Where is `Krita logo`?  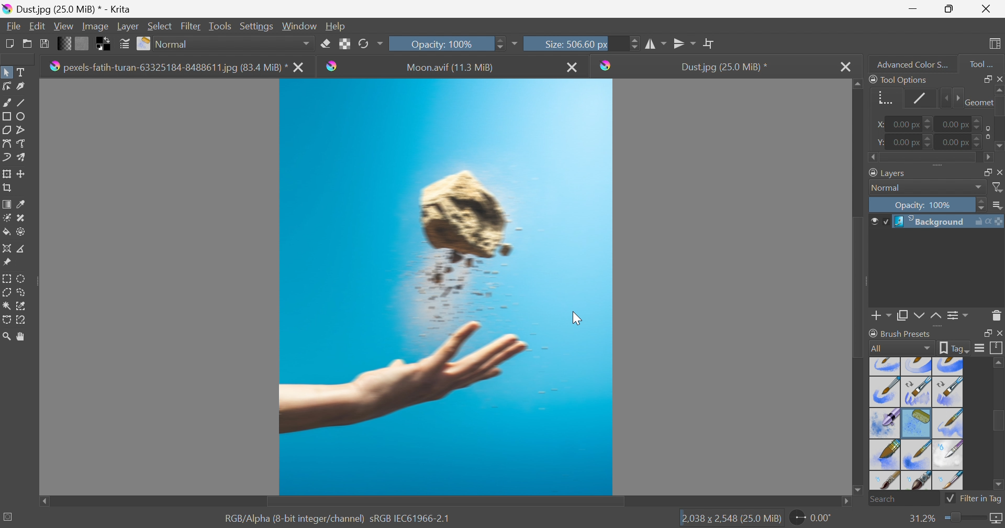 Krita logo is located at coordinates (606, 65).